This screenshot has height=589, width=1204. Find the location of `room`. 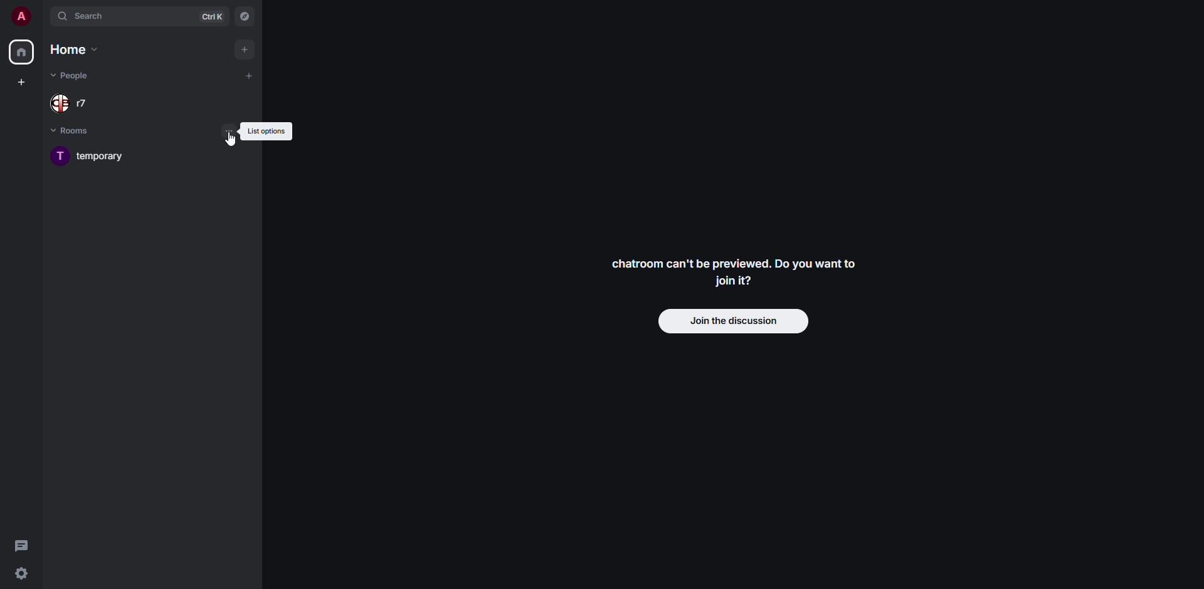

room is located at coordinates (87, 157).